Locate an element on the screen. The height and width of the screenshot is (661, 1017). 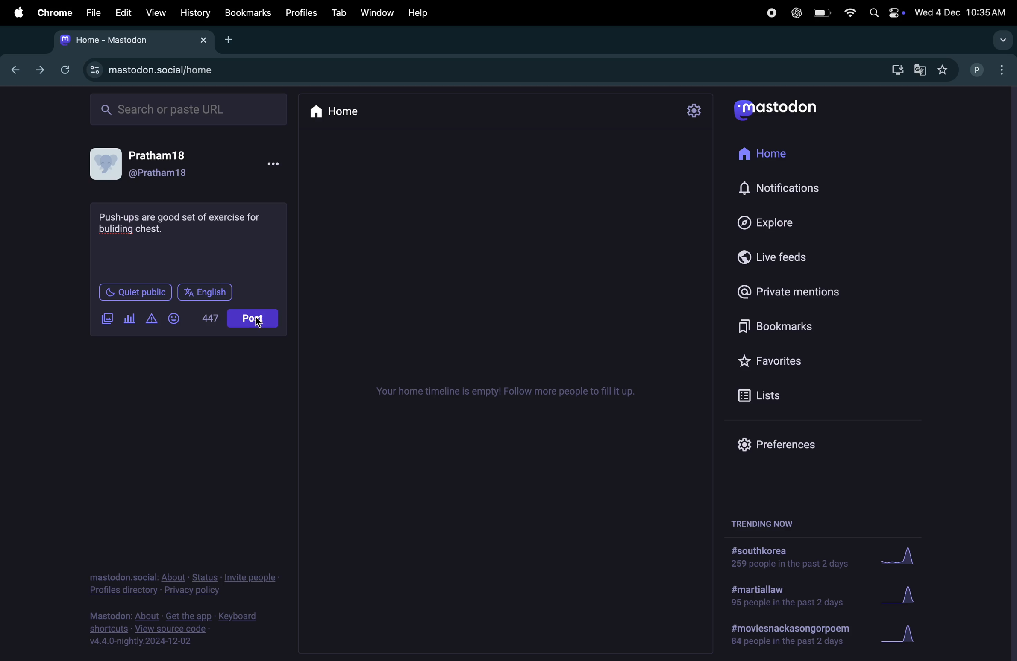
chatgpt is located at coordinates (794, 14).